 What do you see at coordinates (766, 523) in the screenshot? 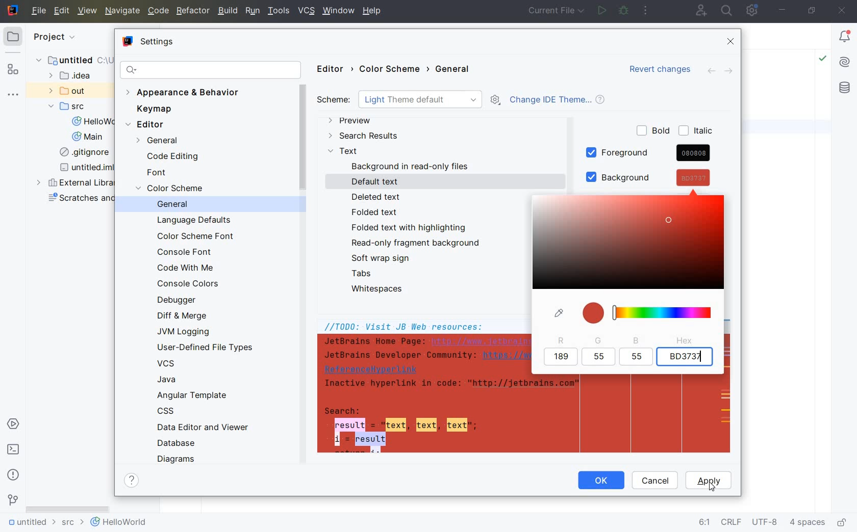
I see `file encoding` at bounding box center [766, 523].